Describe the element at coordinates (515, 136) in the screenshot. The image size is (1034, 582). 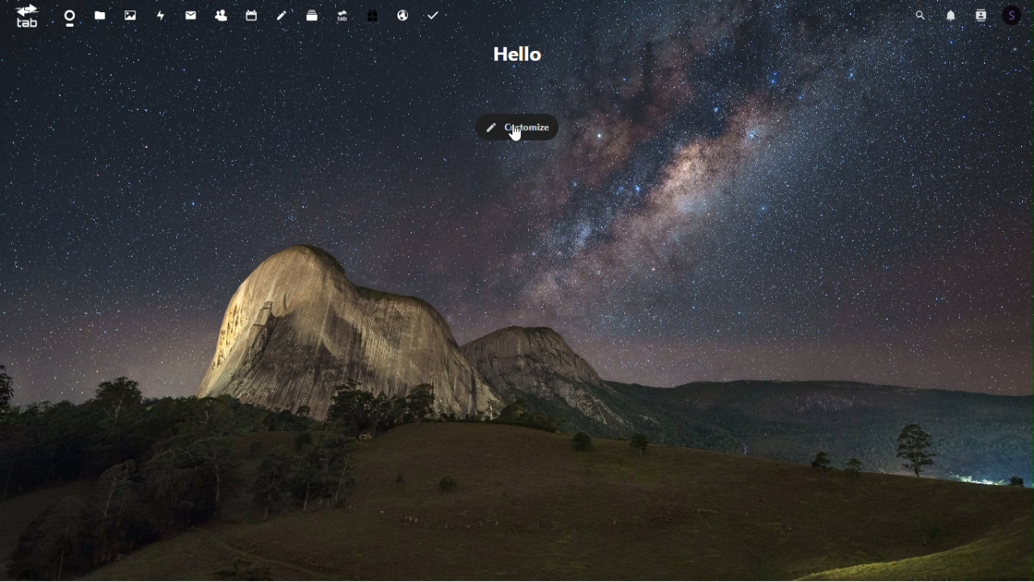
I see `Cursor` at that location.